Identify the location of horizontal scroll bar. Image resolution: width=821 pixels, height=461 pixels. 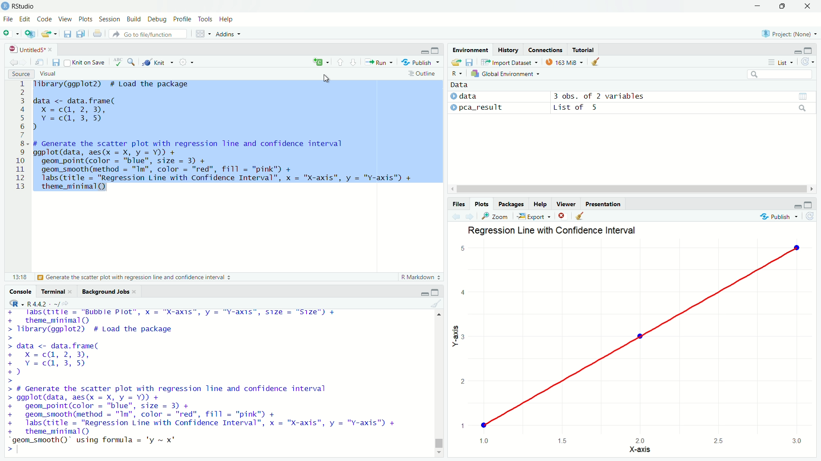
(632, 189).